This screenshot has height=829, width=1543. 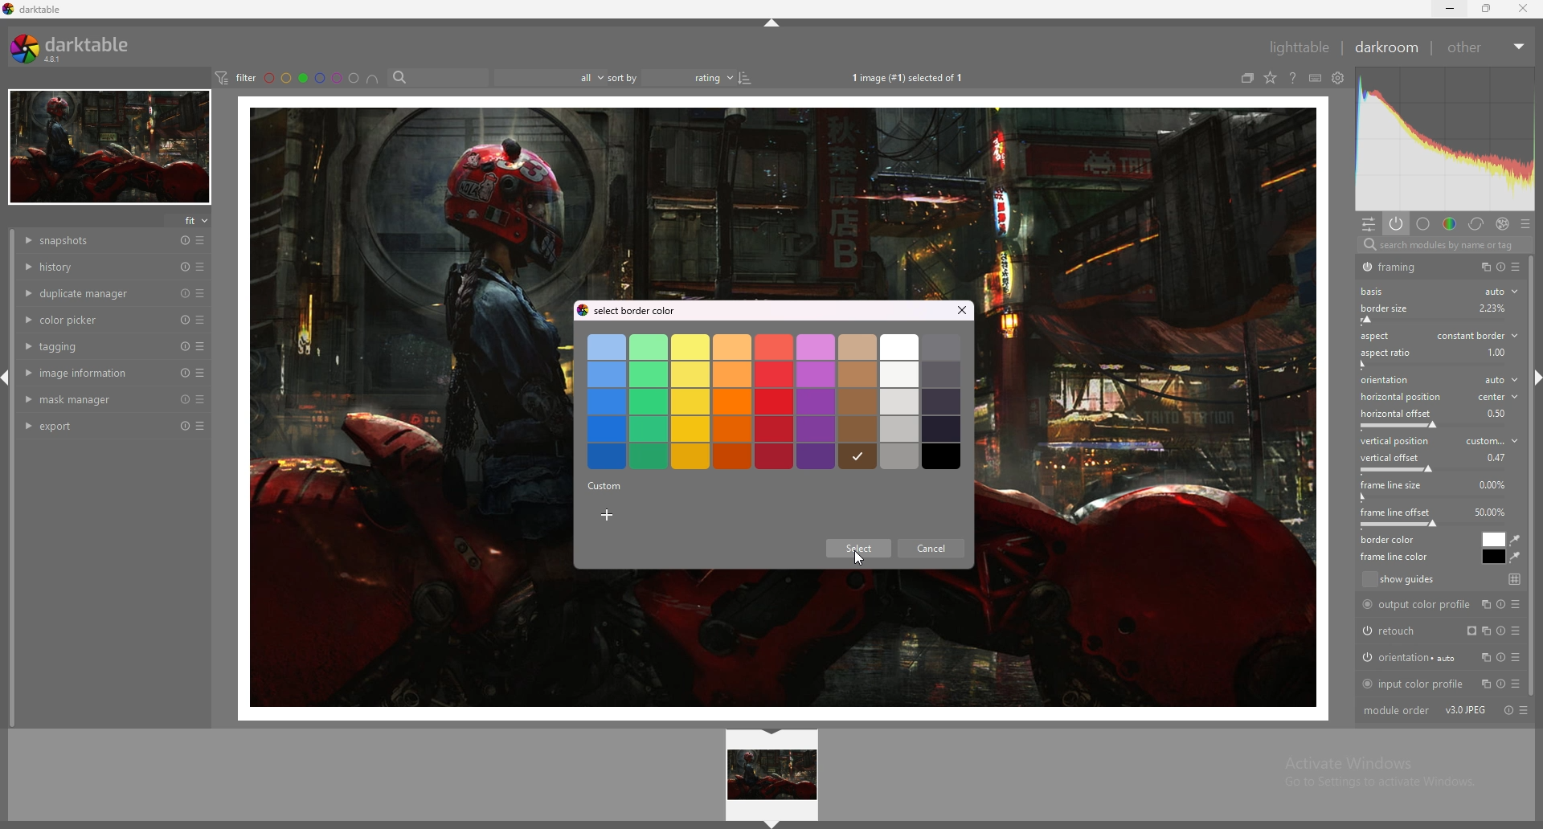 What do you see at coordinates (1487, 47) in the screenshot?
I see `other` at bounding box center [1487, 47].